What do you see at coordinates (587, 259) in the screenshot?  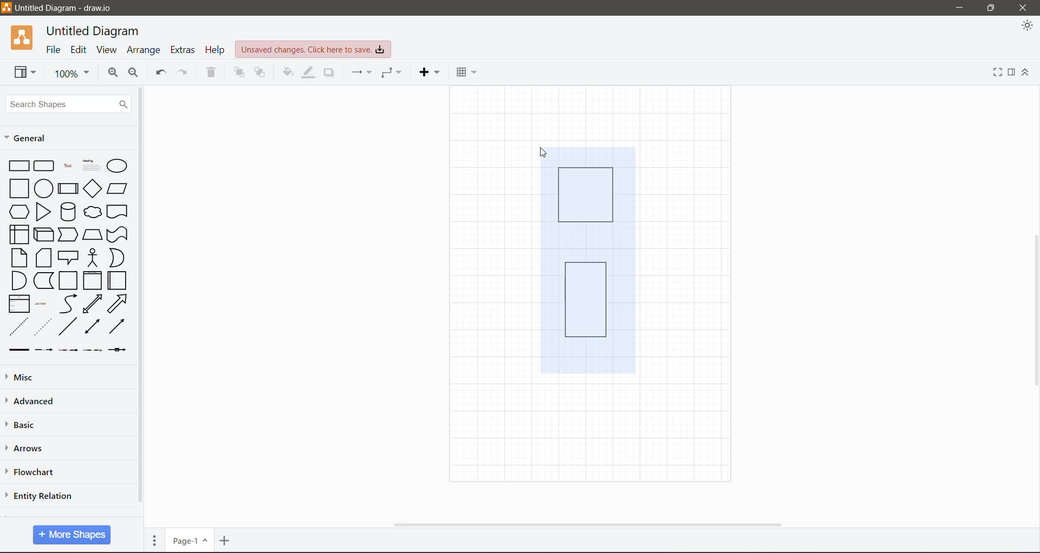 I see `Shapes selected` at bounding box center [587, 259].